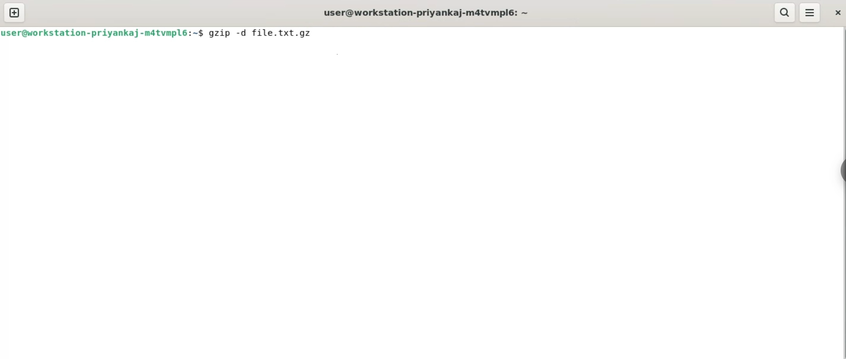  I want to click on new tab, so click(15, 14).